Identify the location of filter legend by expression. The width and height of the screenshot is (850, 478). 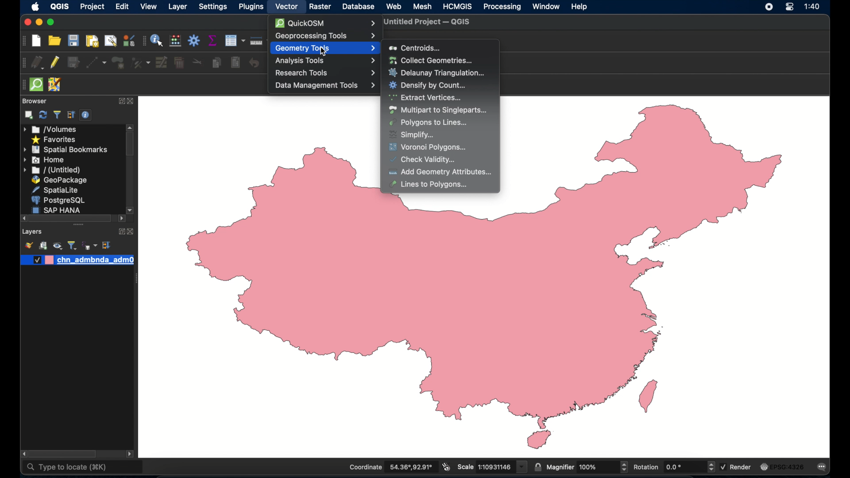
(89, 246).